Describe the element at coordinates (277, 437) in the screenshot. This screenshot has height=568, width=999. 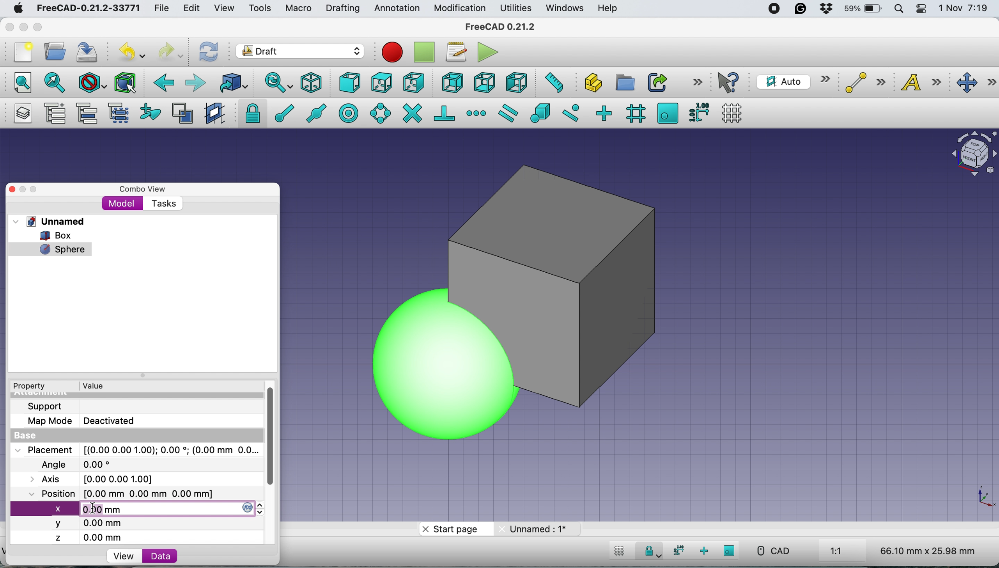
I see `vertical scroll bar` at that location.